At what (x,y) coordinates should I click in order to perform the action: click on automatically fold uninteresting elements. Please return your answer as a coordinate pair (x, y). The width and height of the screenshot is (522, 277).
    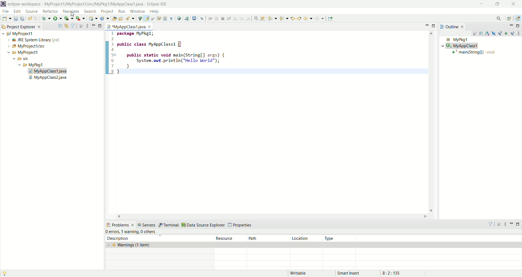
    Looking at the image, I should click on (154, 18).